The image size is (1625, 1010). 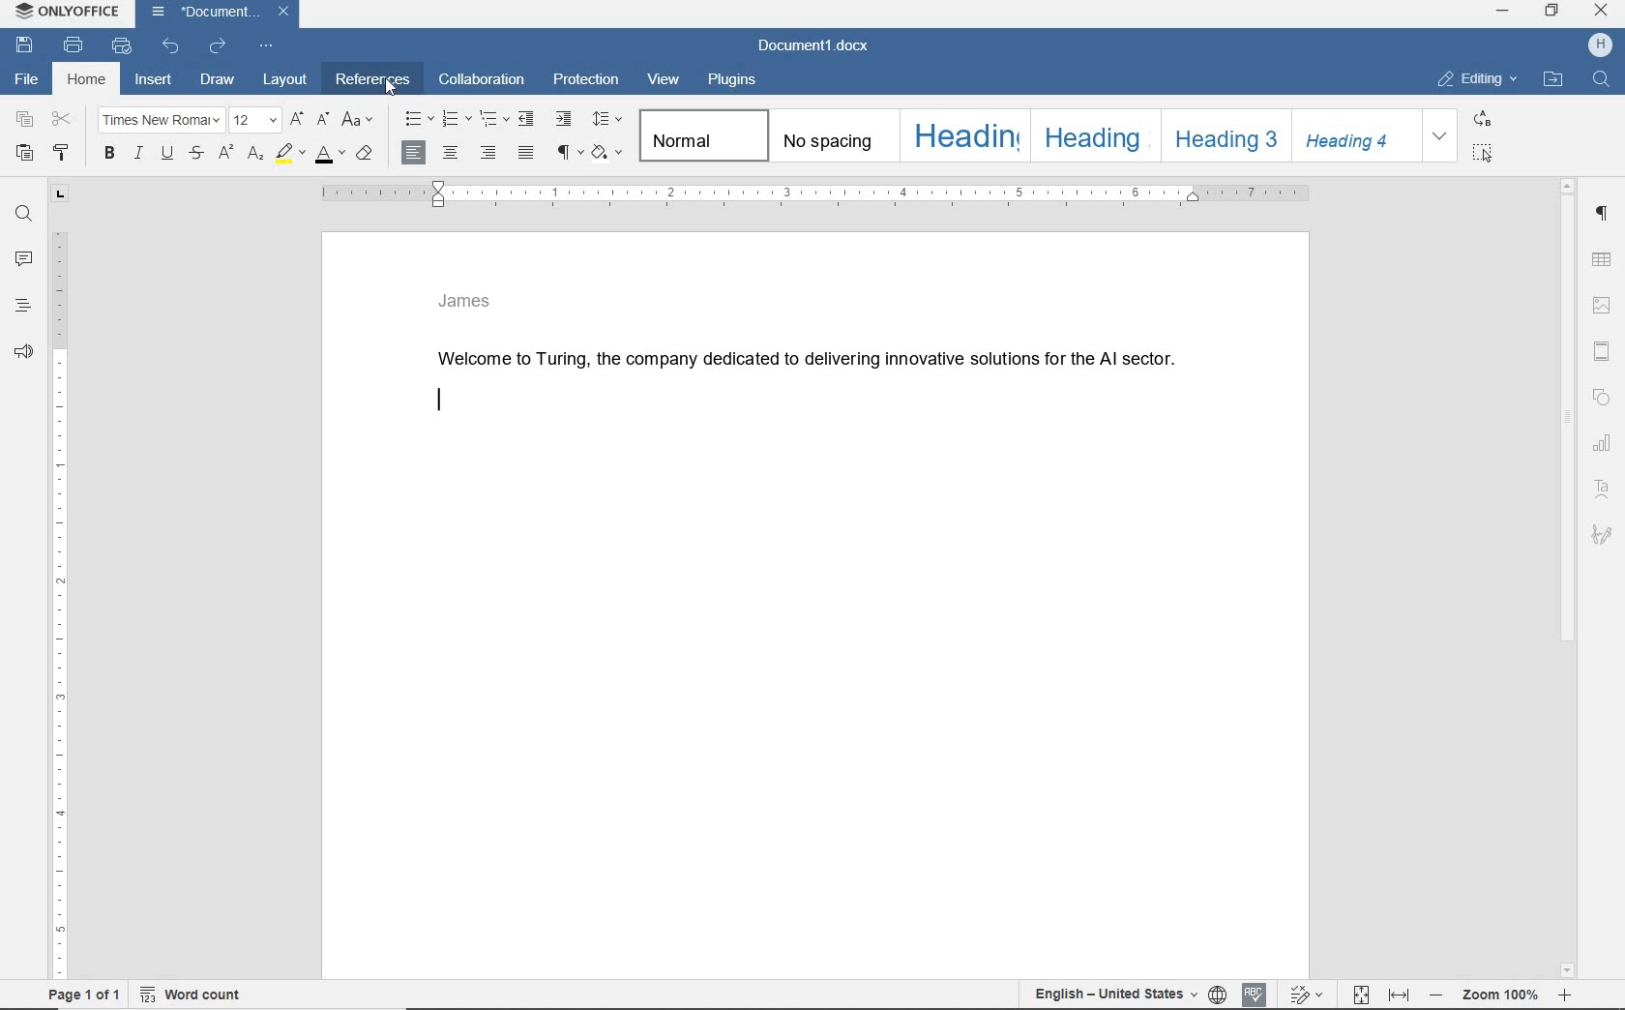 I want to click on find, so click(x=25, y=215).